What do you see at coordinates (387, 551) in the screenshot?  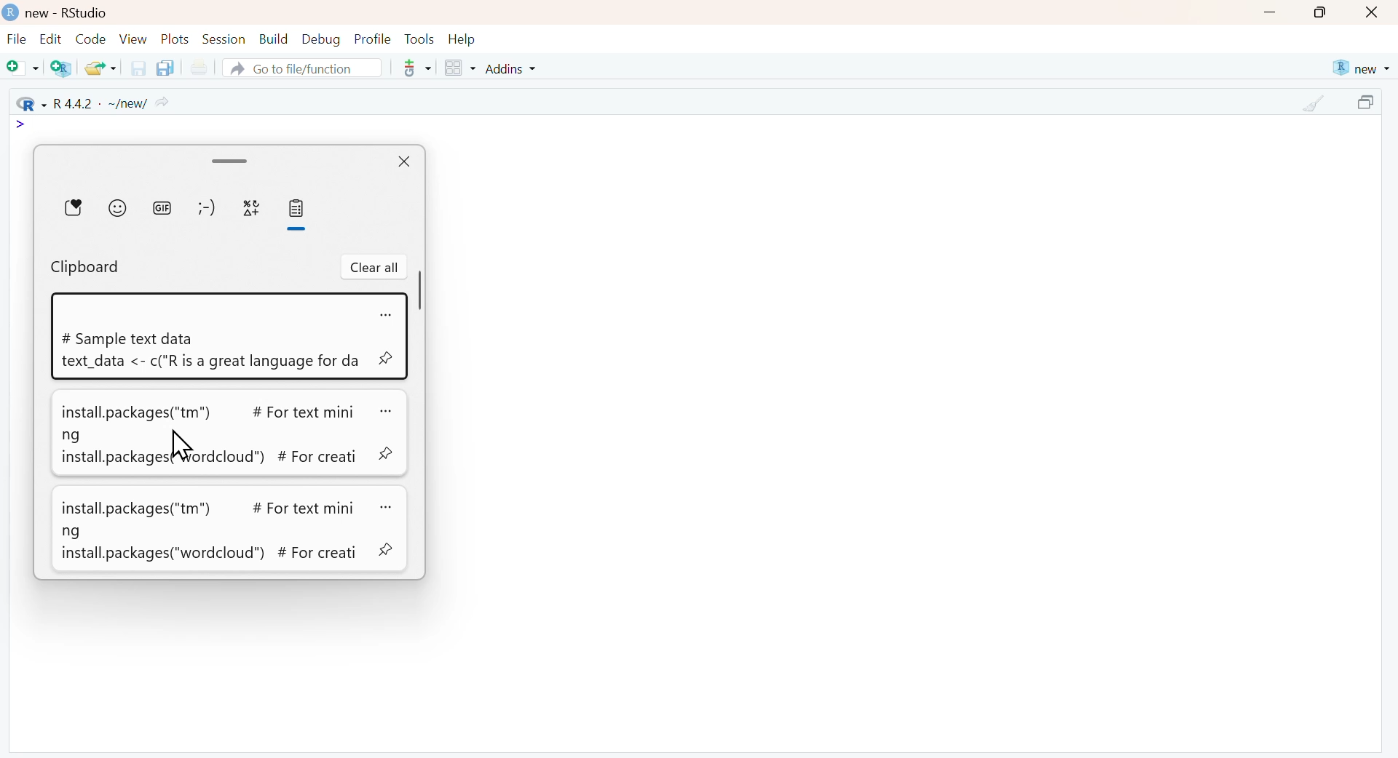 I see `pin` at bounding box center [387, 551].